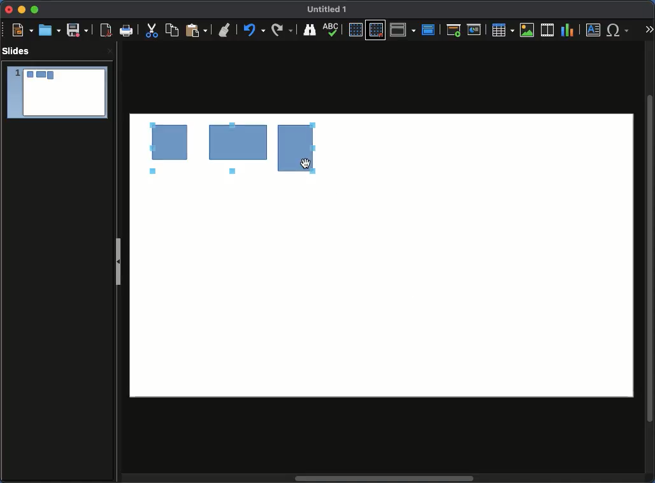 This screenshot has width=655, height=483. Describe the element at coordinates (453, 31) in the screenshot. I see `Start from first slide` at that location.